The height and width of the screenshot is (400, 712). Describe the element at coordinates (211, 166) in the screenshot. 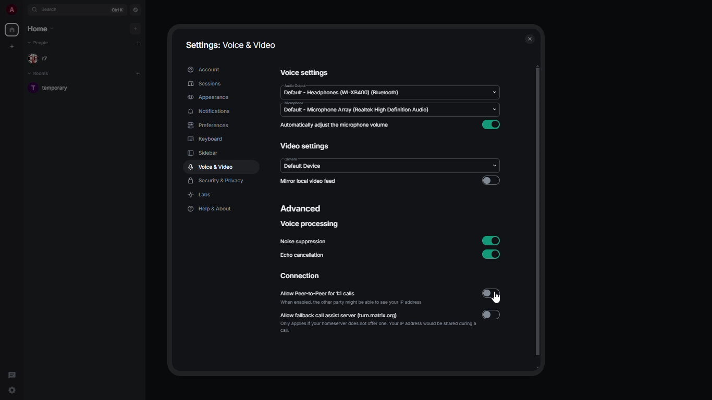

I see `voice & video` at that location.